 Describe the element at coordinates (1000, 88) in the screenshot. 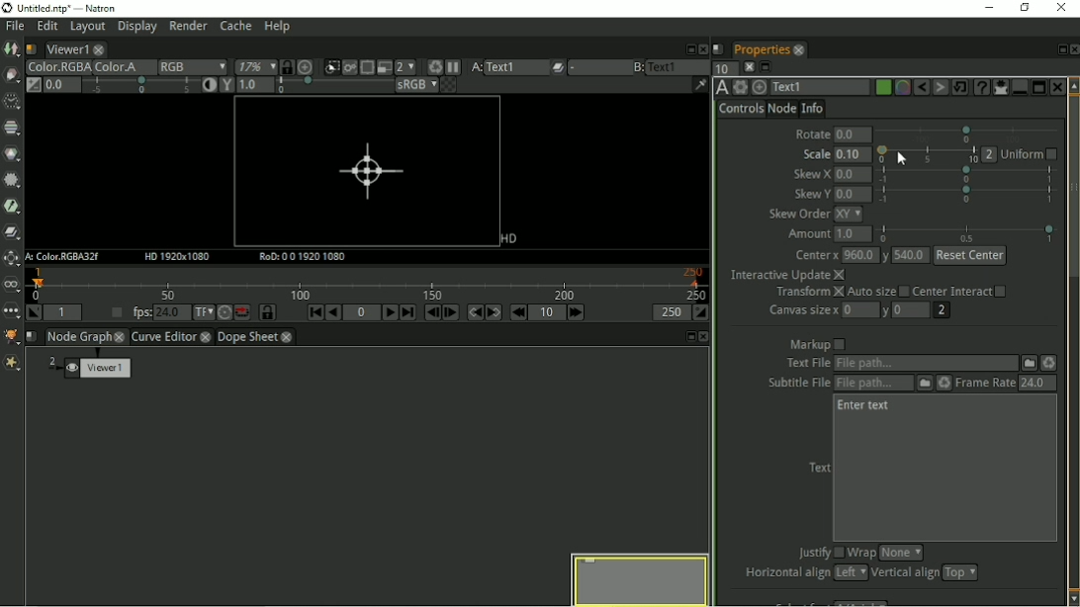

I see `Show/hide all parameters` at that location.